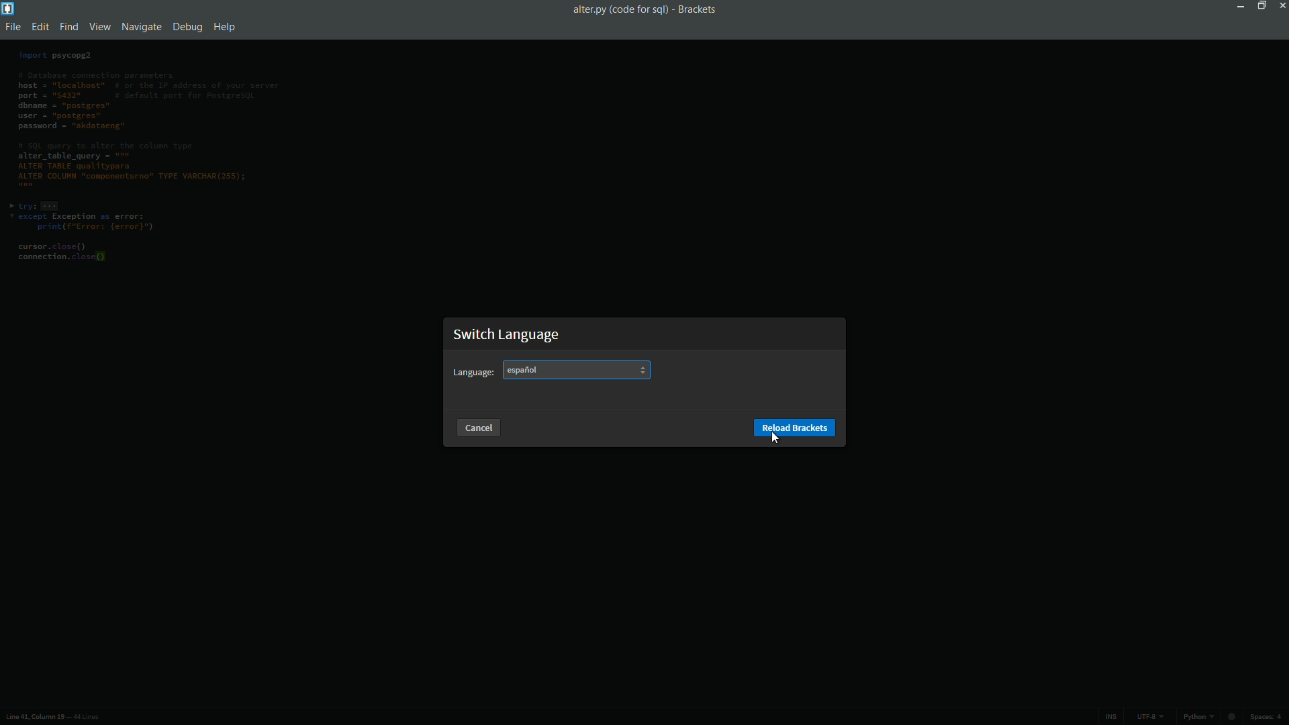 The width and height of the screenshot is (1289, 725). I want to click on cancel, so click(478, 428).